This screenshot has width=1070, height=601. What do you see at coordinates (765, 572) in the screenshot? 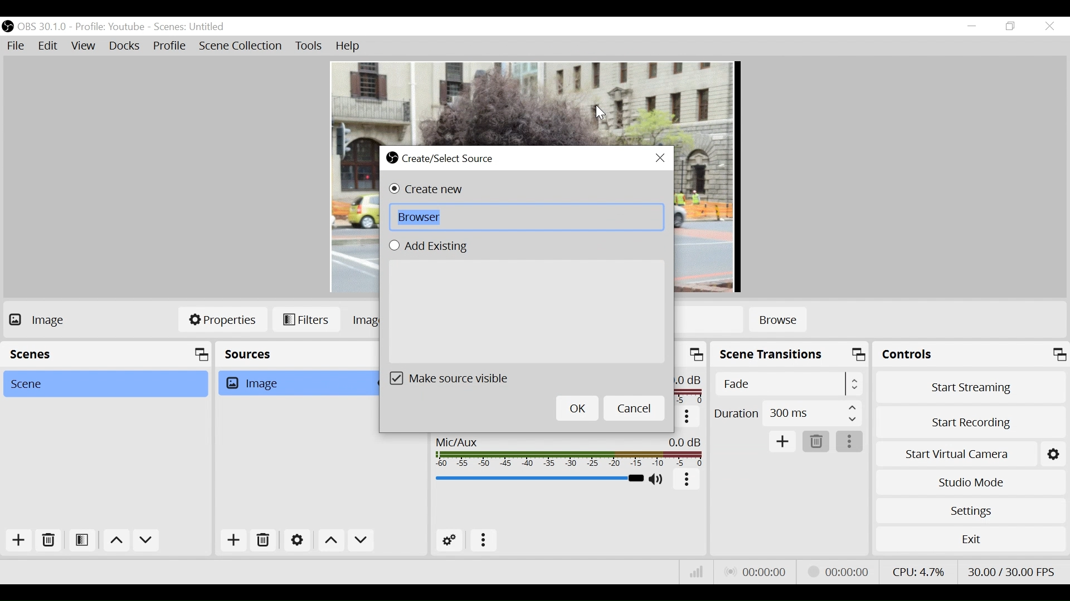
I see `Live Status` at bounding box center [765, 572].